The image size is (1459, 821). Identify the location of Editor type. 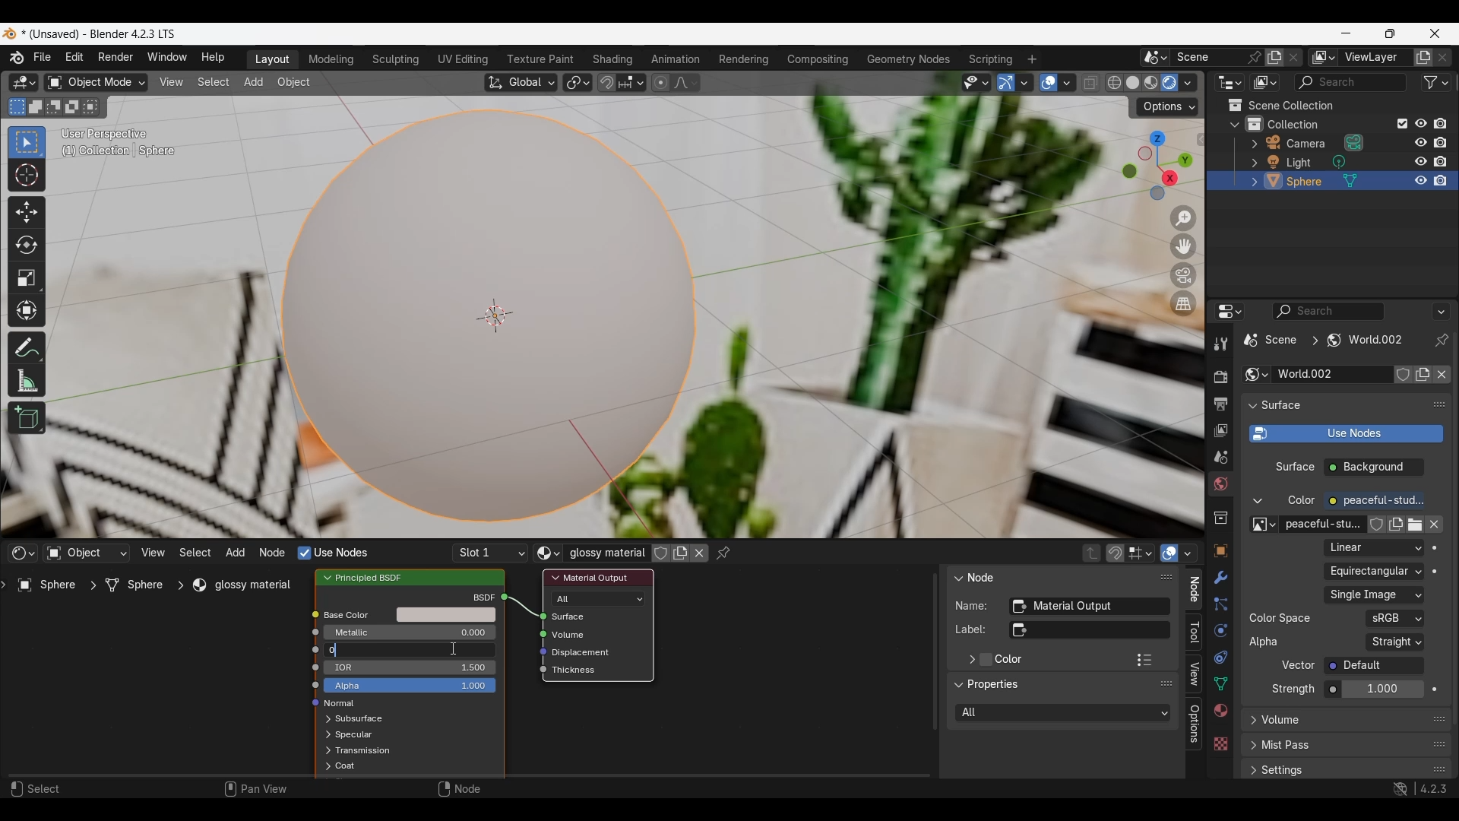
(1230, 82).